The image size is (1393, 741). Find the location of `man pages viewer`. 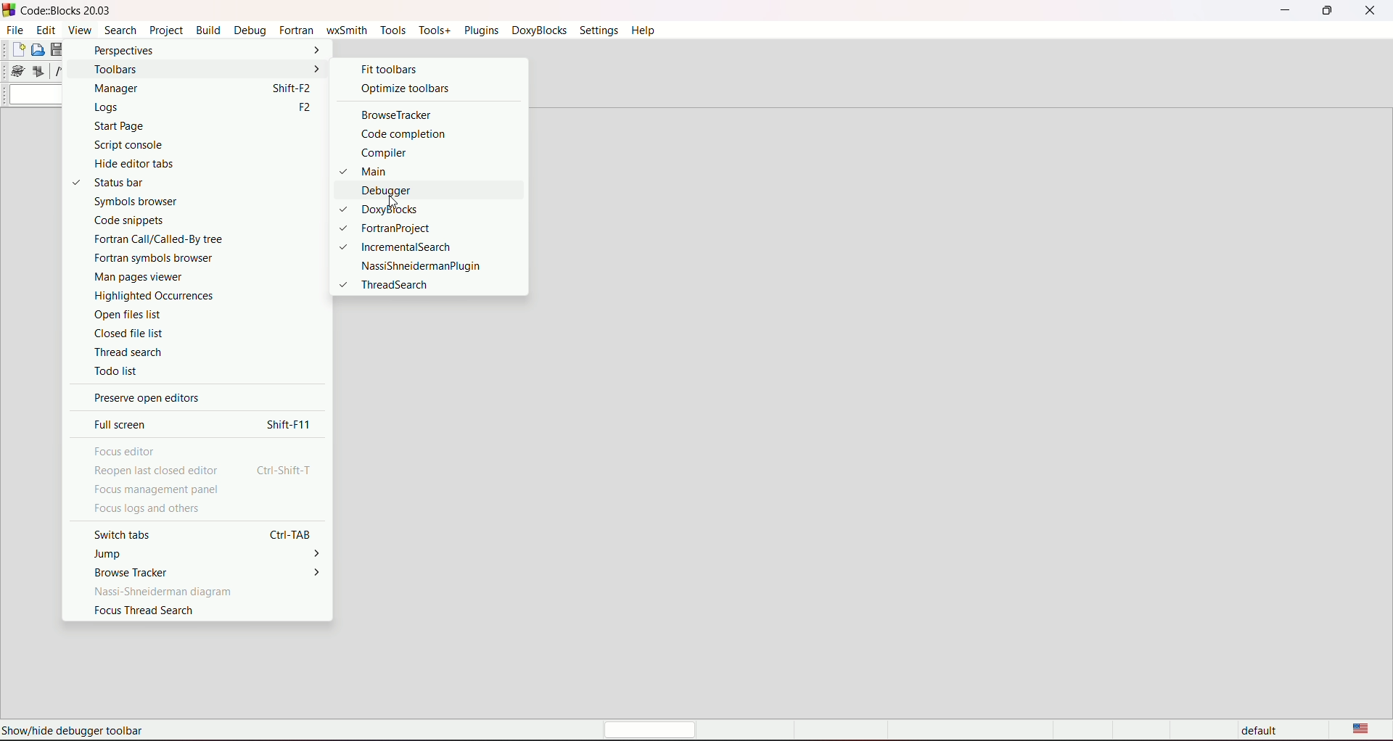

man pages viewer is located at coordinates (184, 276).